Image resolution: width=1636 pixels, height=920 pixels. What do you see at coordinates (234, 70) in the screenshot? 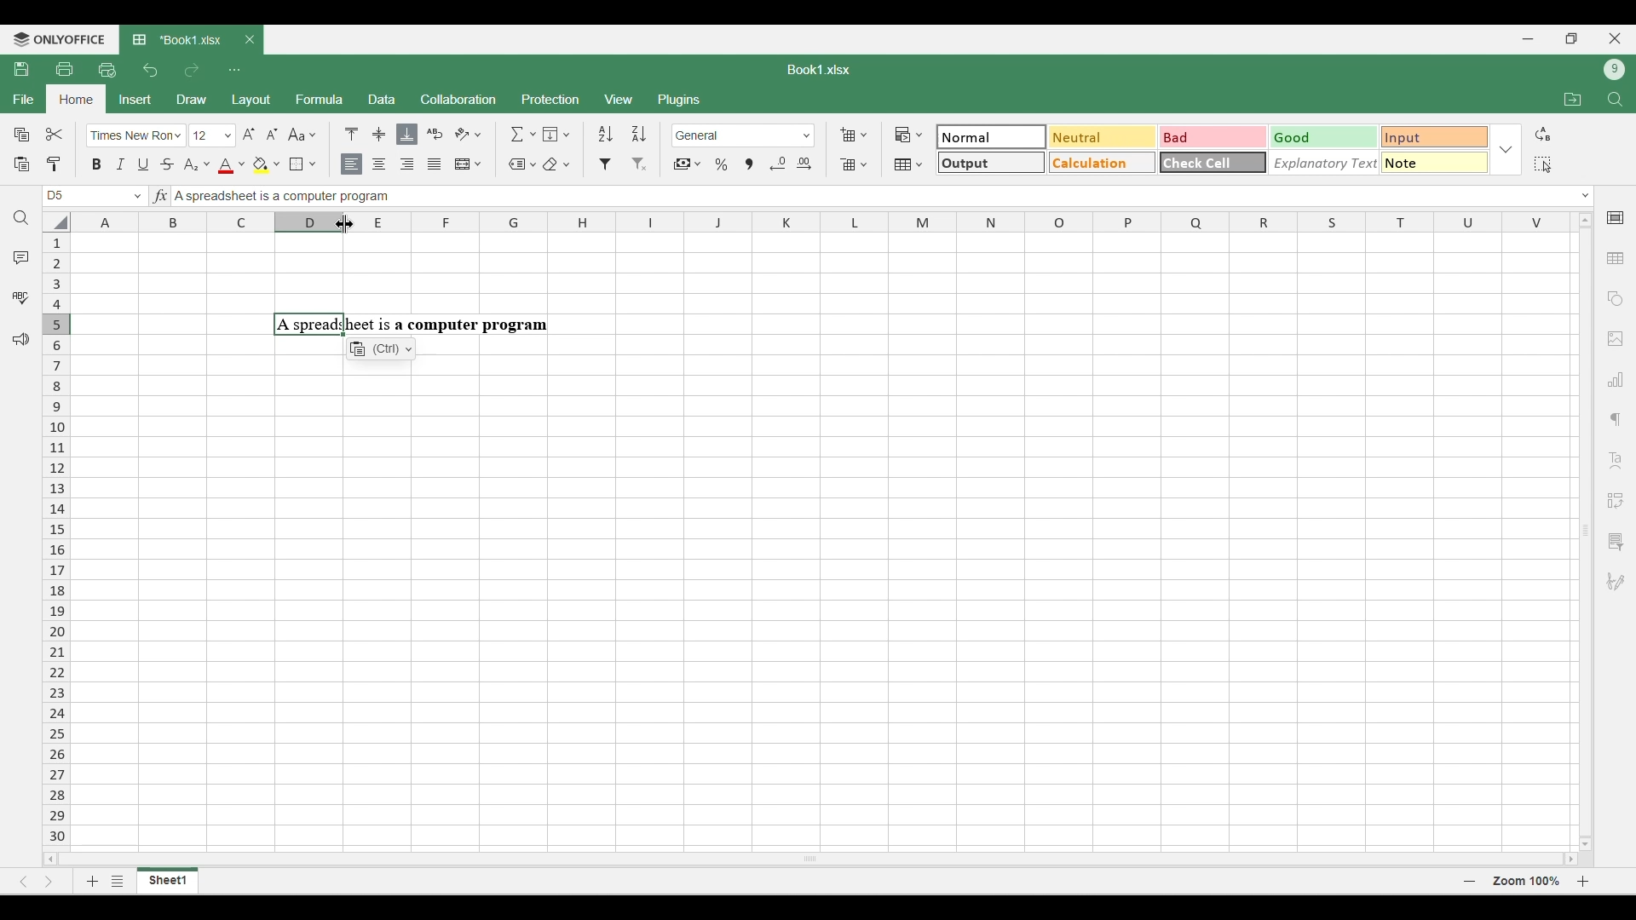
I see `Customize quick access toolbar` at bounding box center [234, 70].